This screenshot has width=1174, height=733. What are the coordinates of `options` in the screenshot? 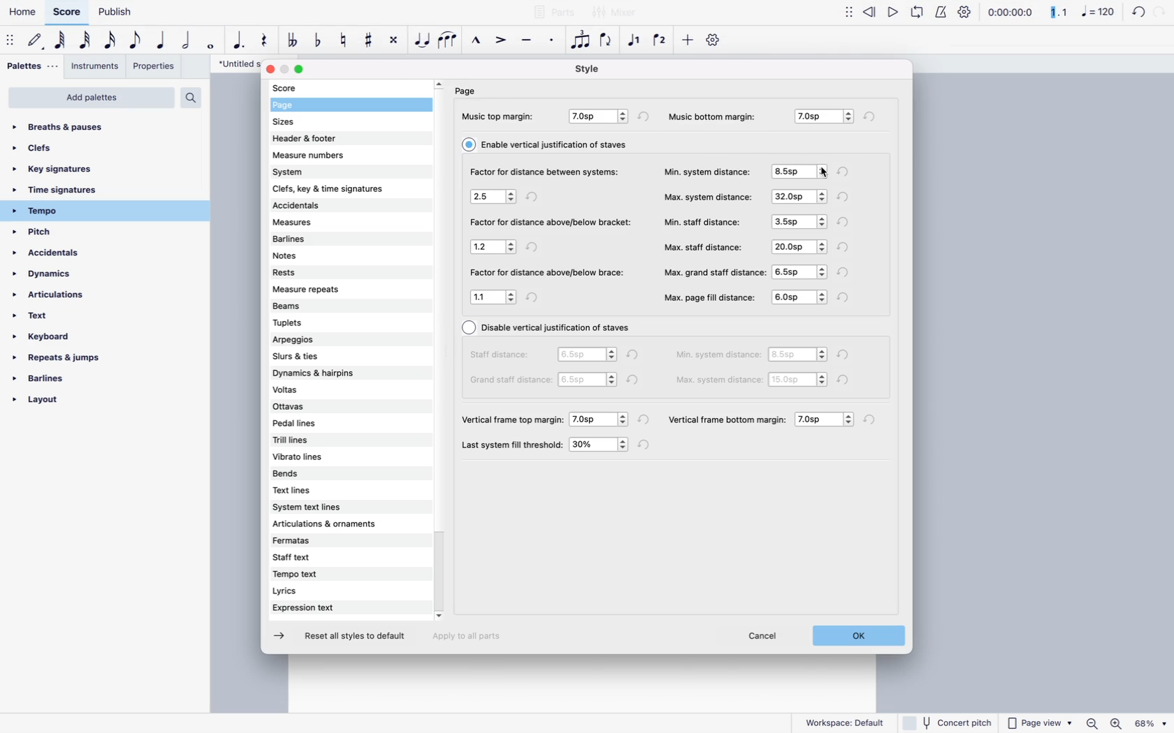 It's located at (821, 117).